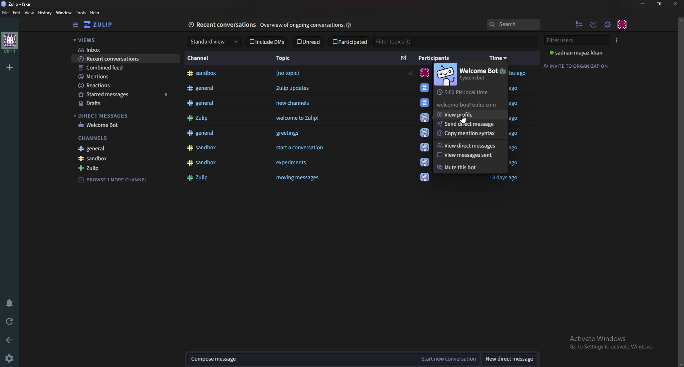 The height and width of the screenshot is (367, 684). What do you see at coordinates (675, 5) in the screenshot?
I see `close` at bounding box center [675, 5].